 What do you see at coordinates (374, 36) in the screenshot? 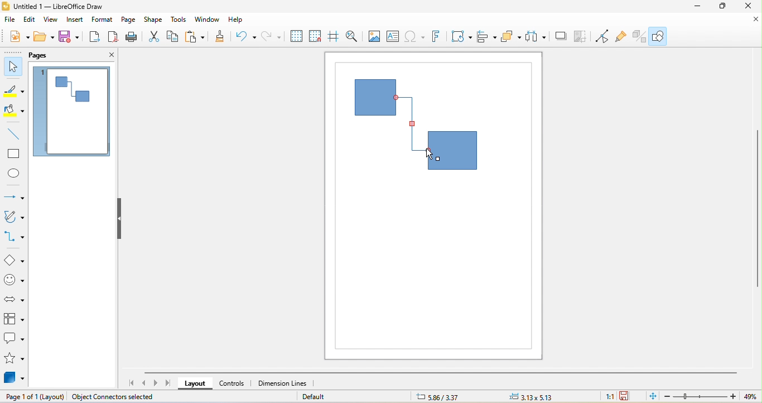
I see `image` at bounding box center [374, 36].